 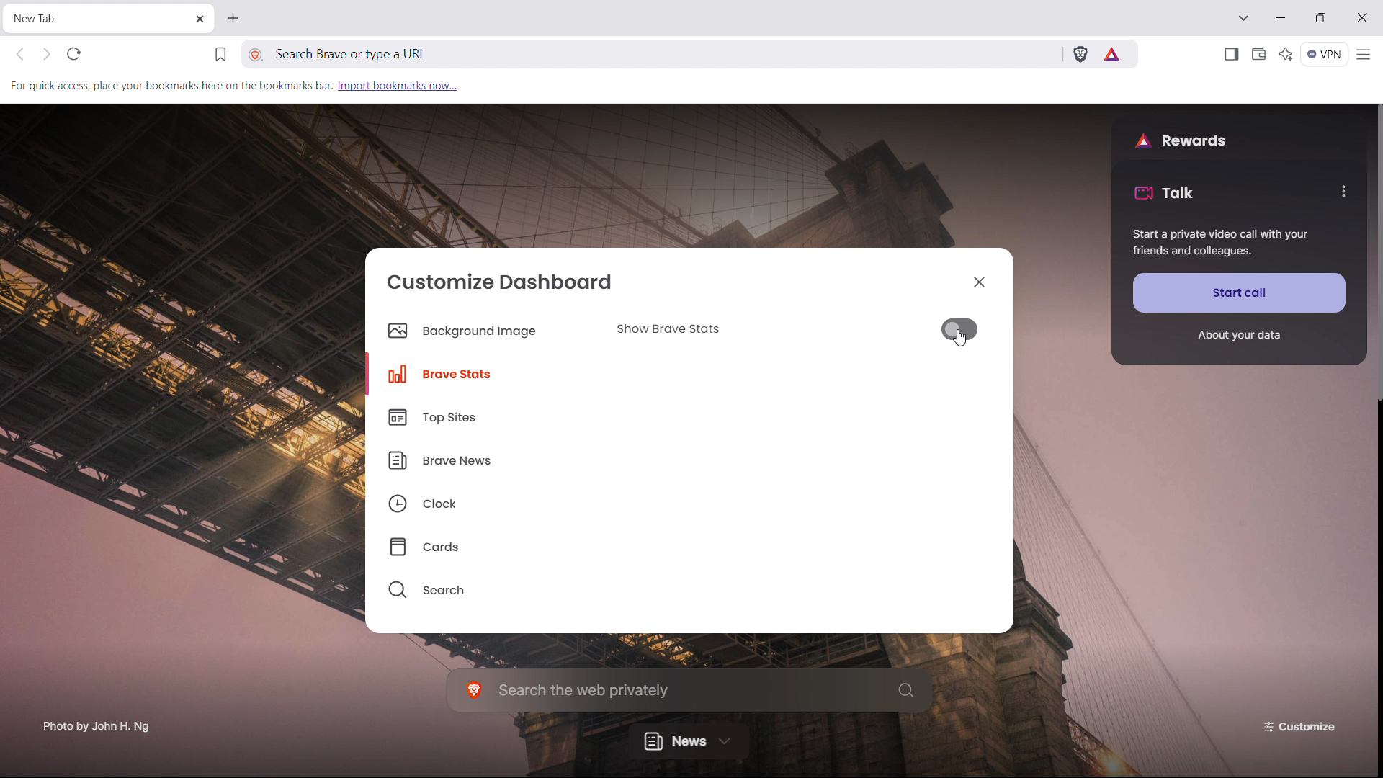 I want to click on close tab, so click(x=198, y=20).